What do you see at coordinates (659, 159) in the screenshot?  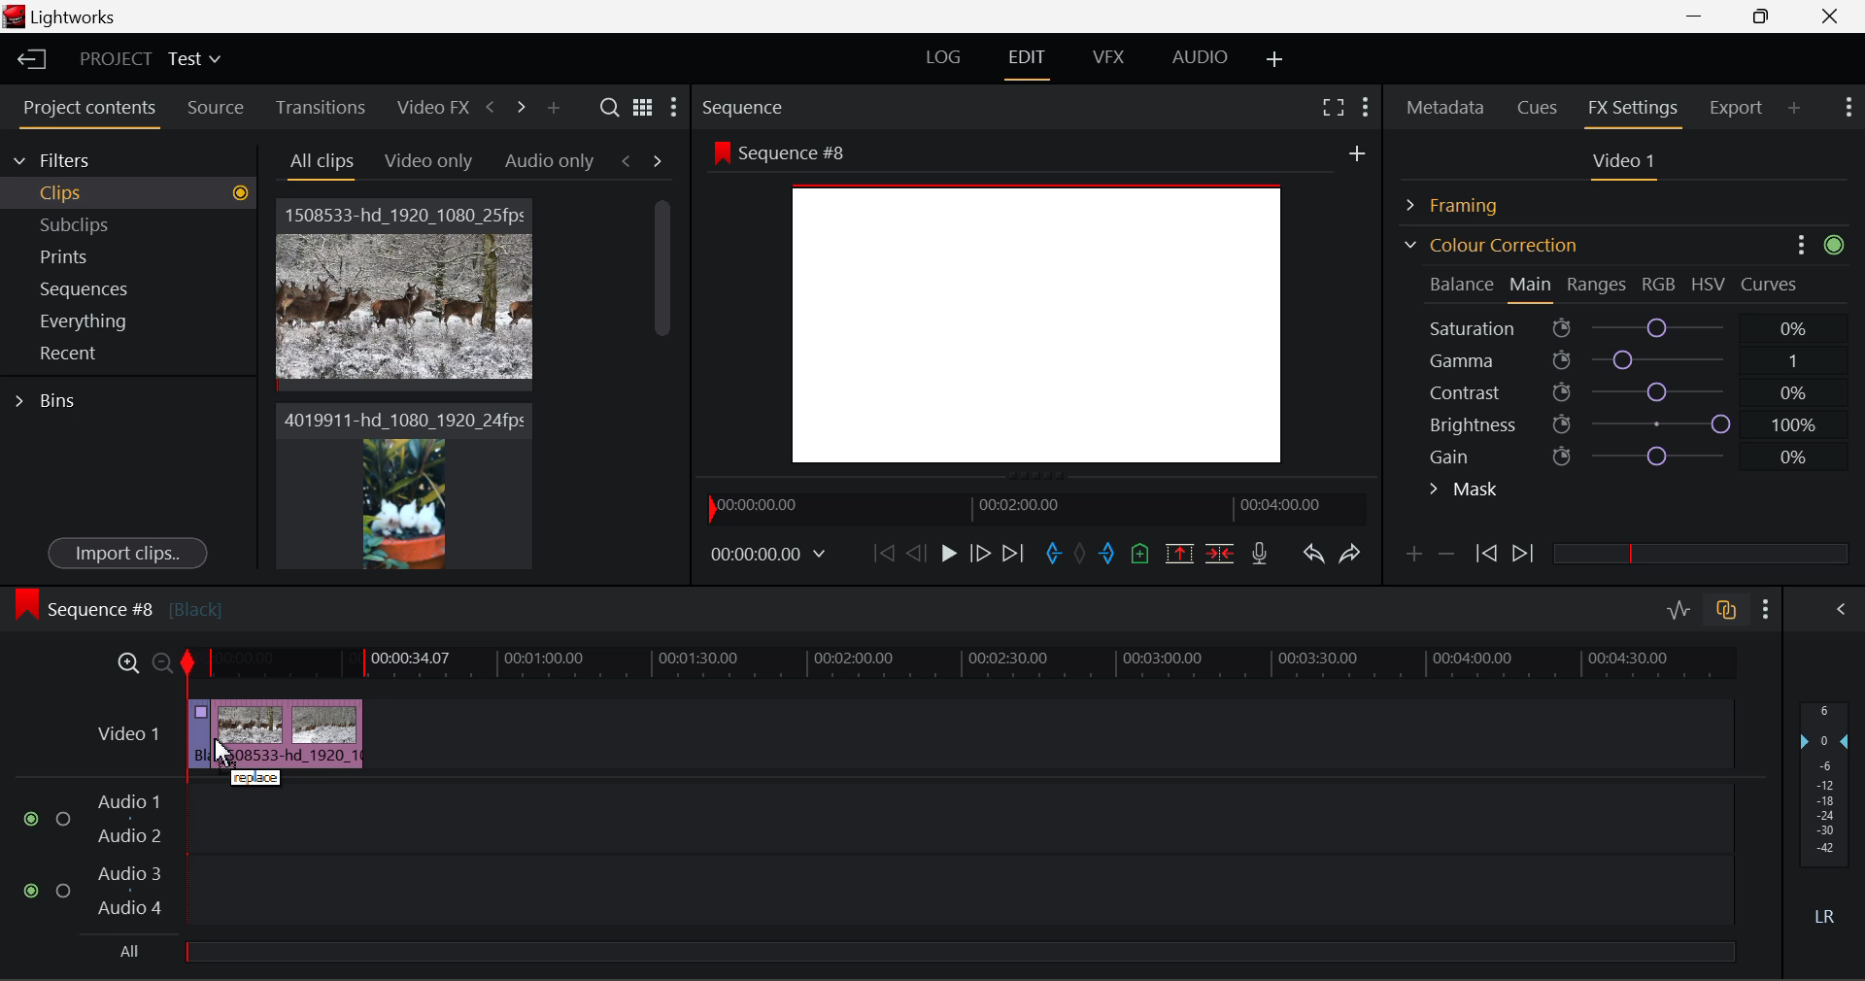 I see `Next Tab` at bounding box center [659, 159].